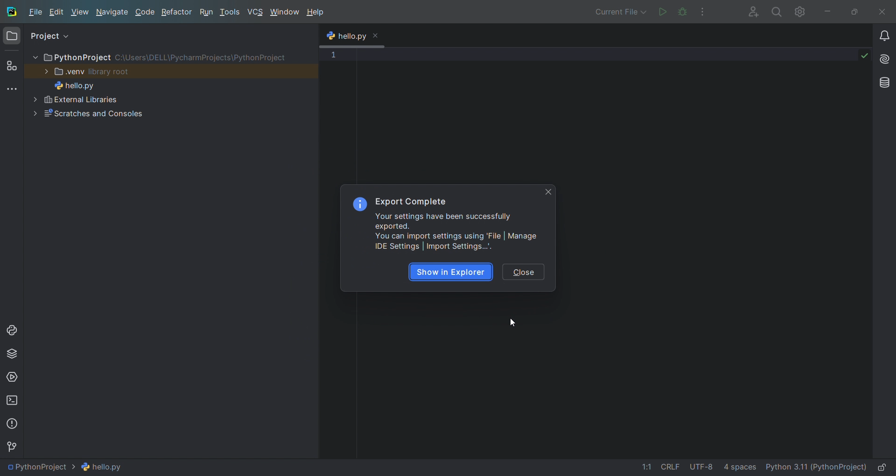  I want to click on vcs, so click(256, 12).